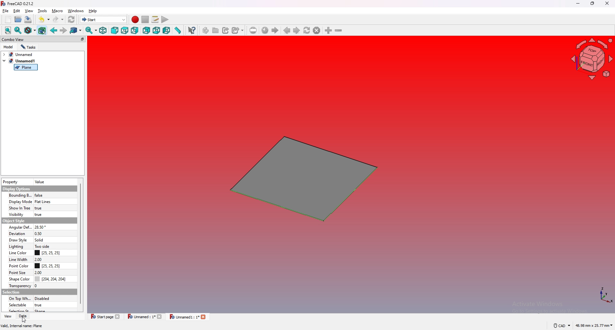 The height and width of the screenshot is (330, 615). What do you see at coordinates (39, 272) in the screenshot?
I see `2.00` at bounding box center [39, 272].